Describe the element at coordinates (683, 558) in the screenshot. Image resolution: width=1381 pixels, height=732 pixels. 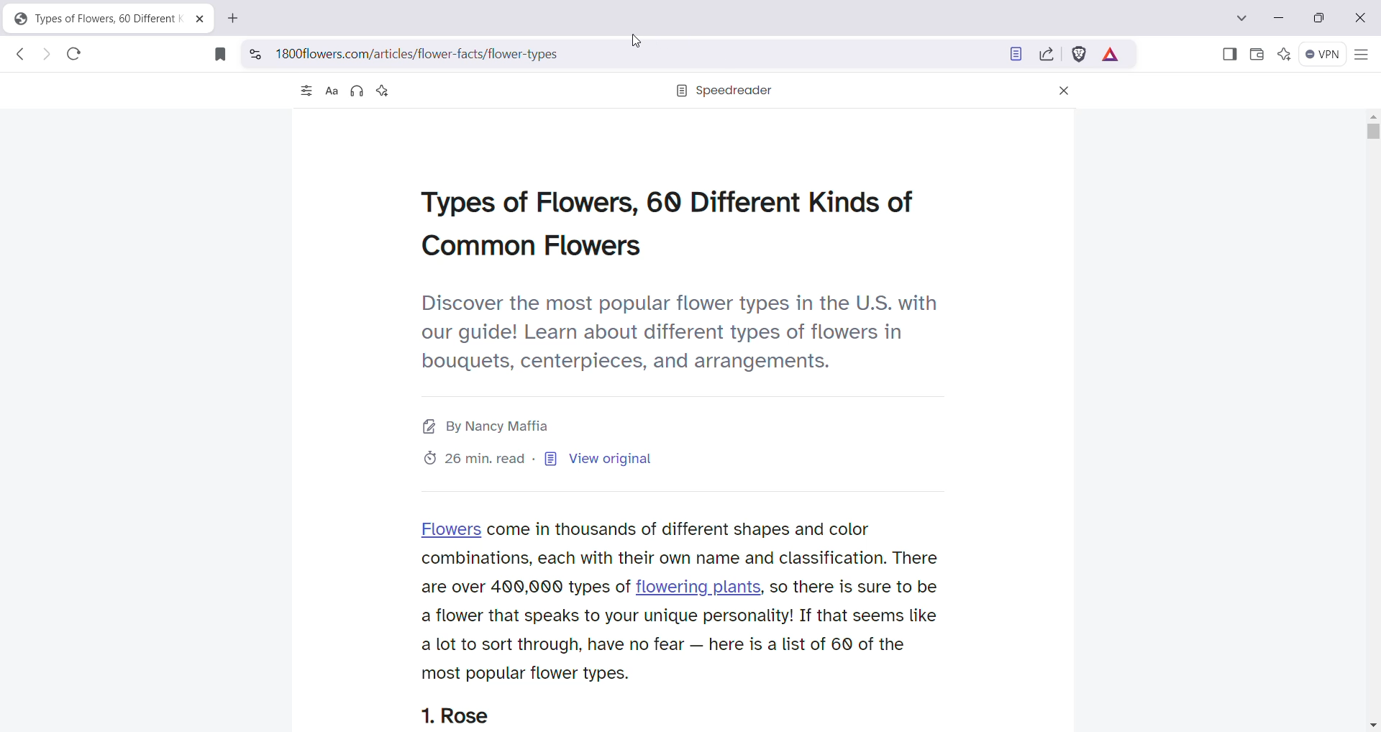
I see `combinations, each with their own name and classification. There` at that location.